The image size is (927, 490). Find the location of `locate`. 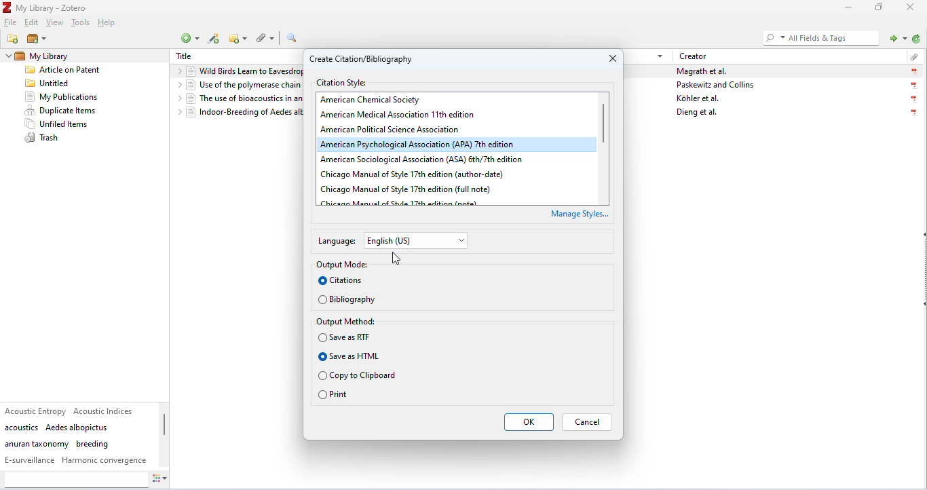

locate is located at coordinates (895, 37).